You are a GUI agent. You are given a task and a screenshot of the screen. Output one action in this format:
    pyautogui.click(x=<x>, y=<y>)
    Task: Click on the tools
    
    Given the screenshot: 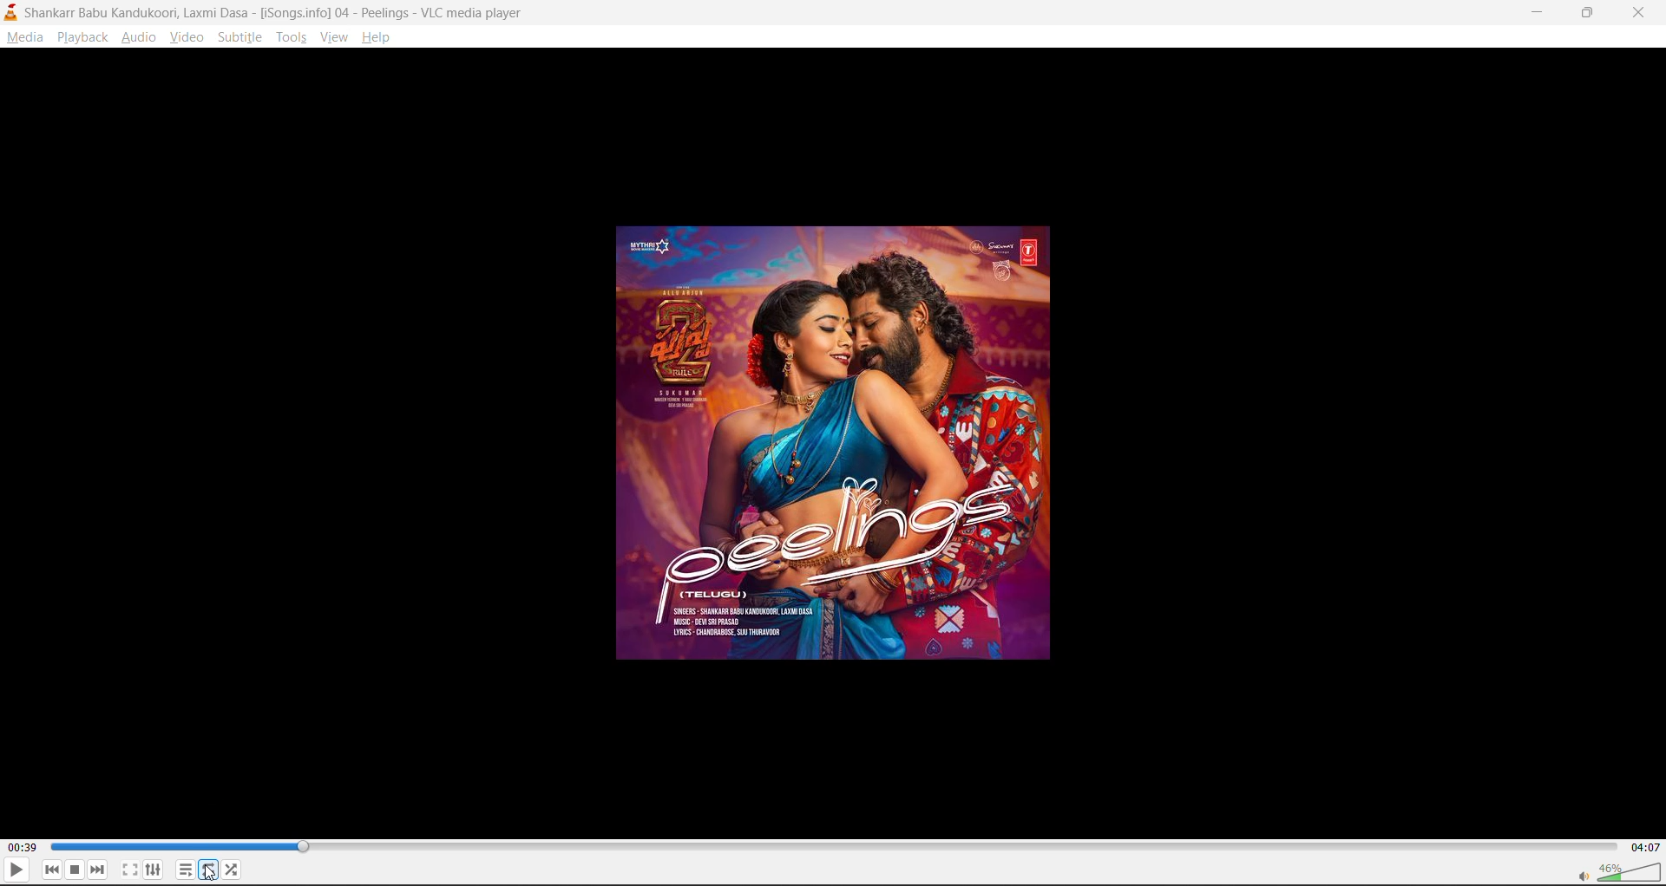 What is the action you would take?
    pyautogui.click(x=294, y=38)
    